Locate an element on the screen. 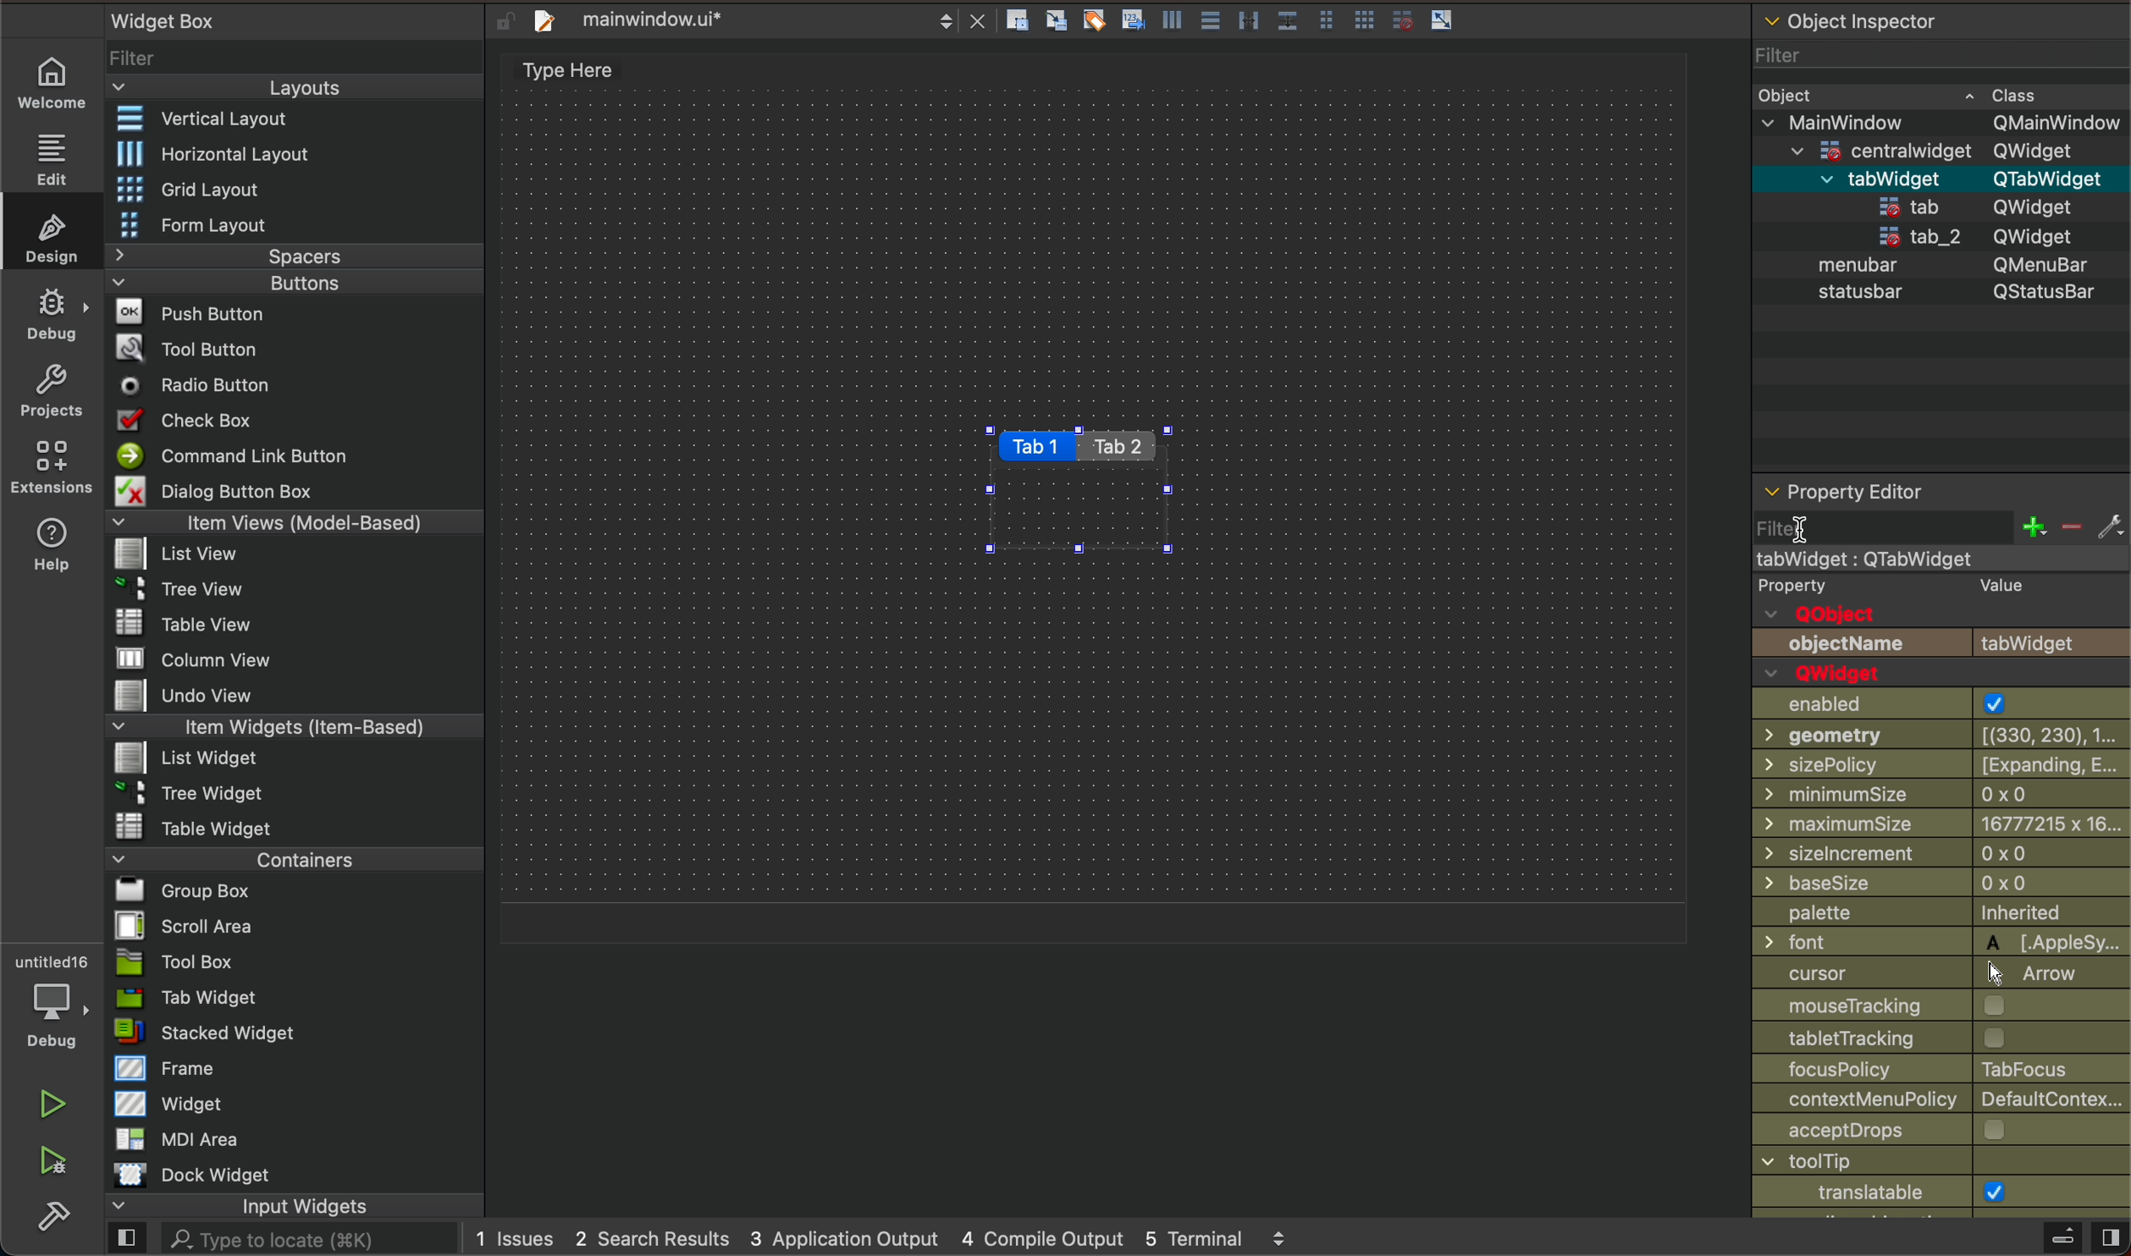  Widget Box is located at coordinates (157, 21).